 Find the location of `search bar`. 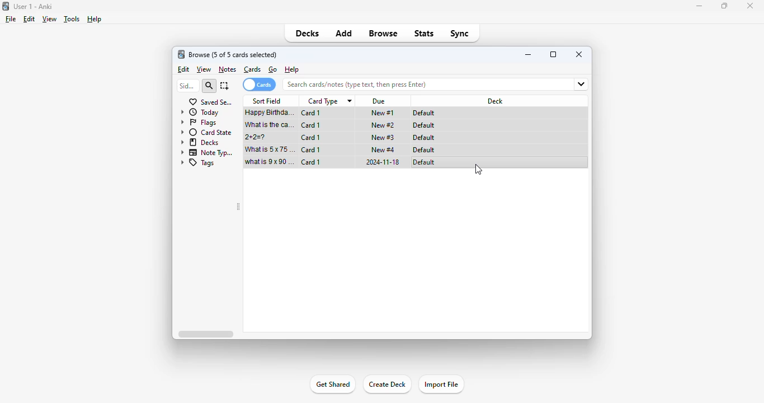

search bar is located at coordinates (413, 84).